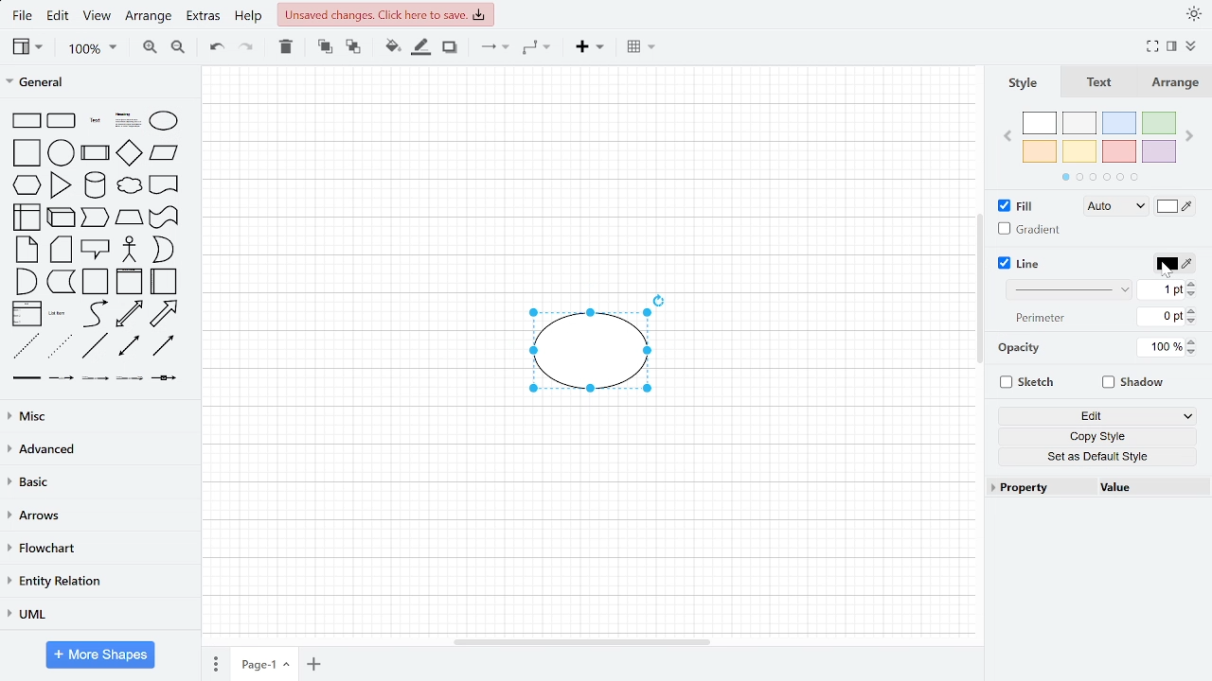  What do you see at coordinates (62, 121) in the screenshot?
I see `rounded rectangle` at bounding box center [62, 121].